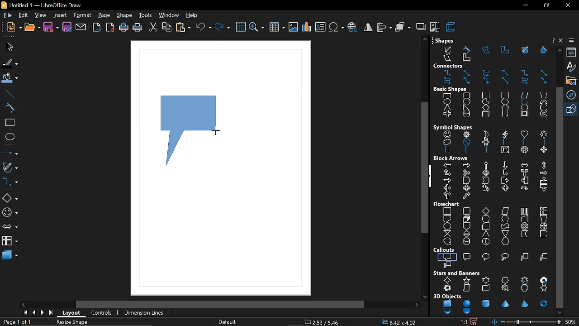  I want to click on double bracket, so click(505, 143).